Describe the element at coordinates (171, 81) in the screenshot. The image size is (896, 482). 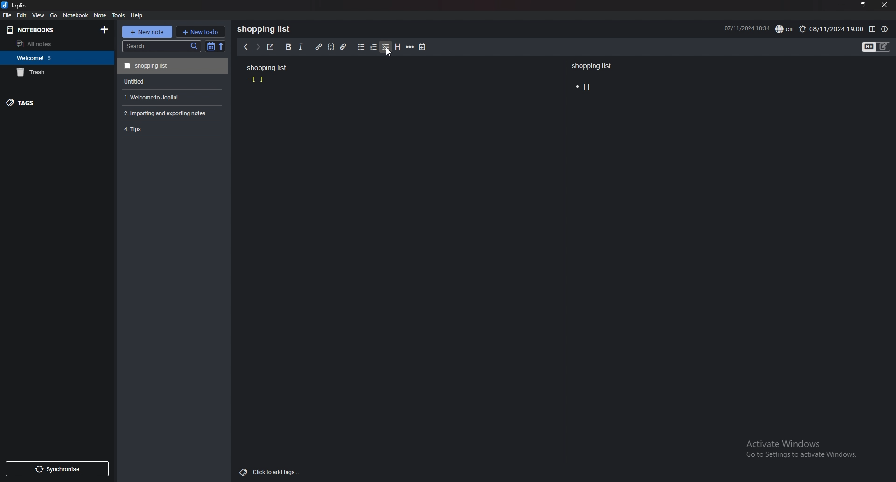
I see `Untitled` at that location.